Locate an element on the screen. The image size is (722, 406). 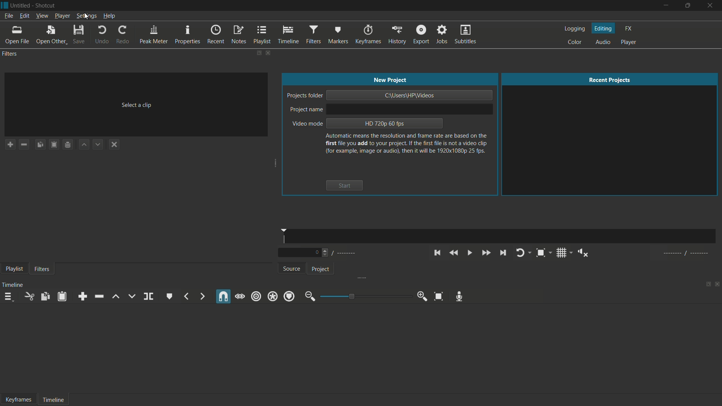
ripple markers is located at coordinates (290, 296).